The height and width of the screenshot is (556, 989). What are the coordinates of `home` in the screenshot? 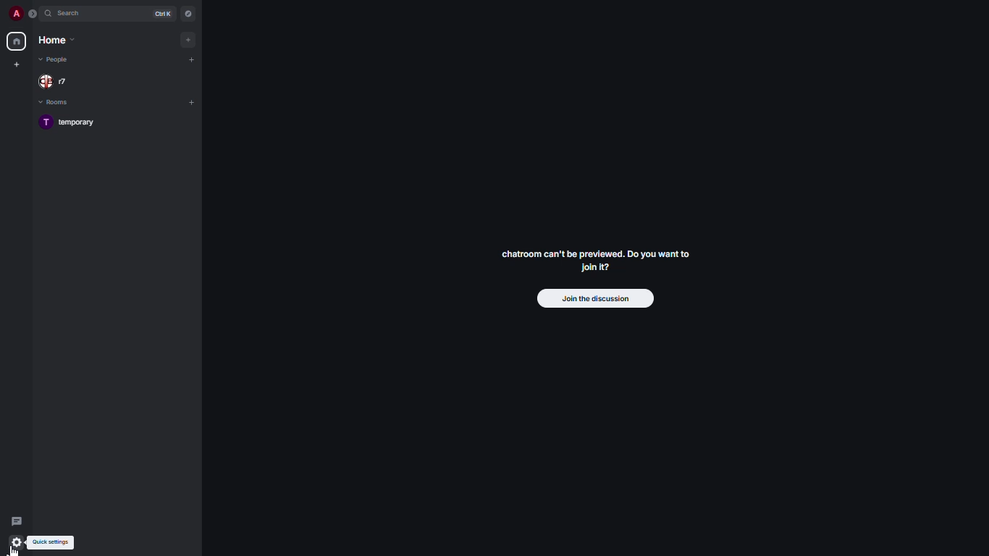 It's located at (17, 42).